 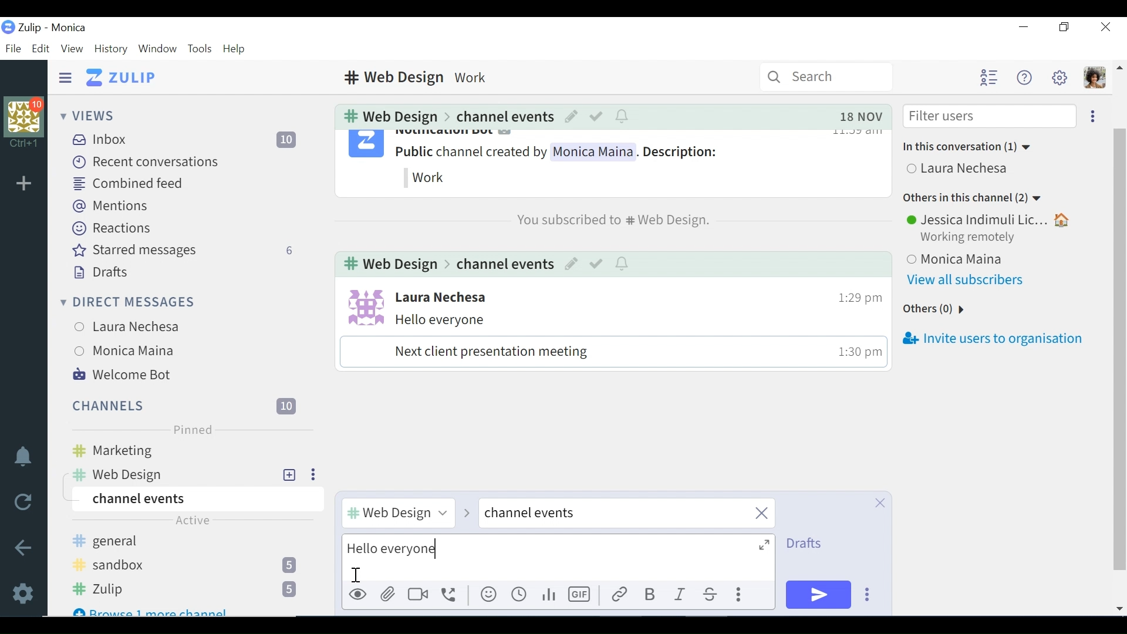 What do you see at coordinates (387, 116) in the screenshot?
I see `web design Channel` at bounding box center [387, 116].